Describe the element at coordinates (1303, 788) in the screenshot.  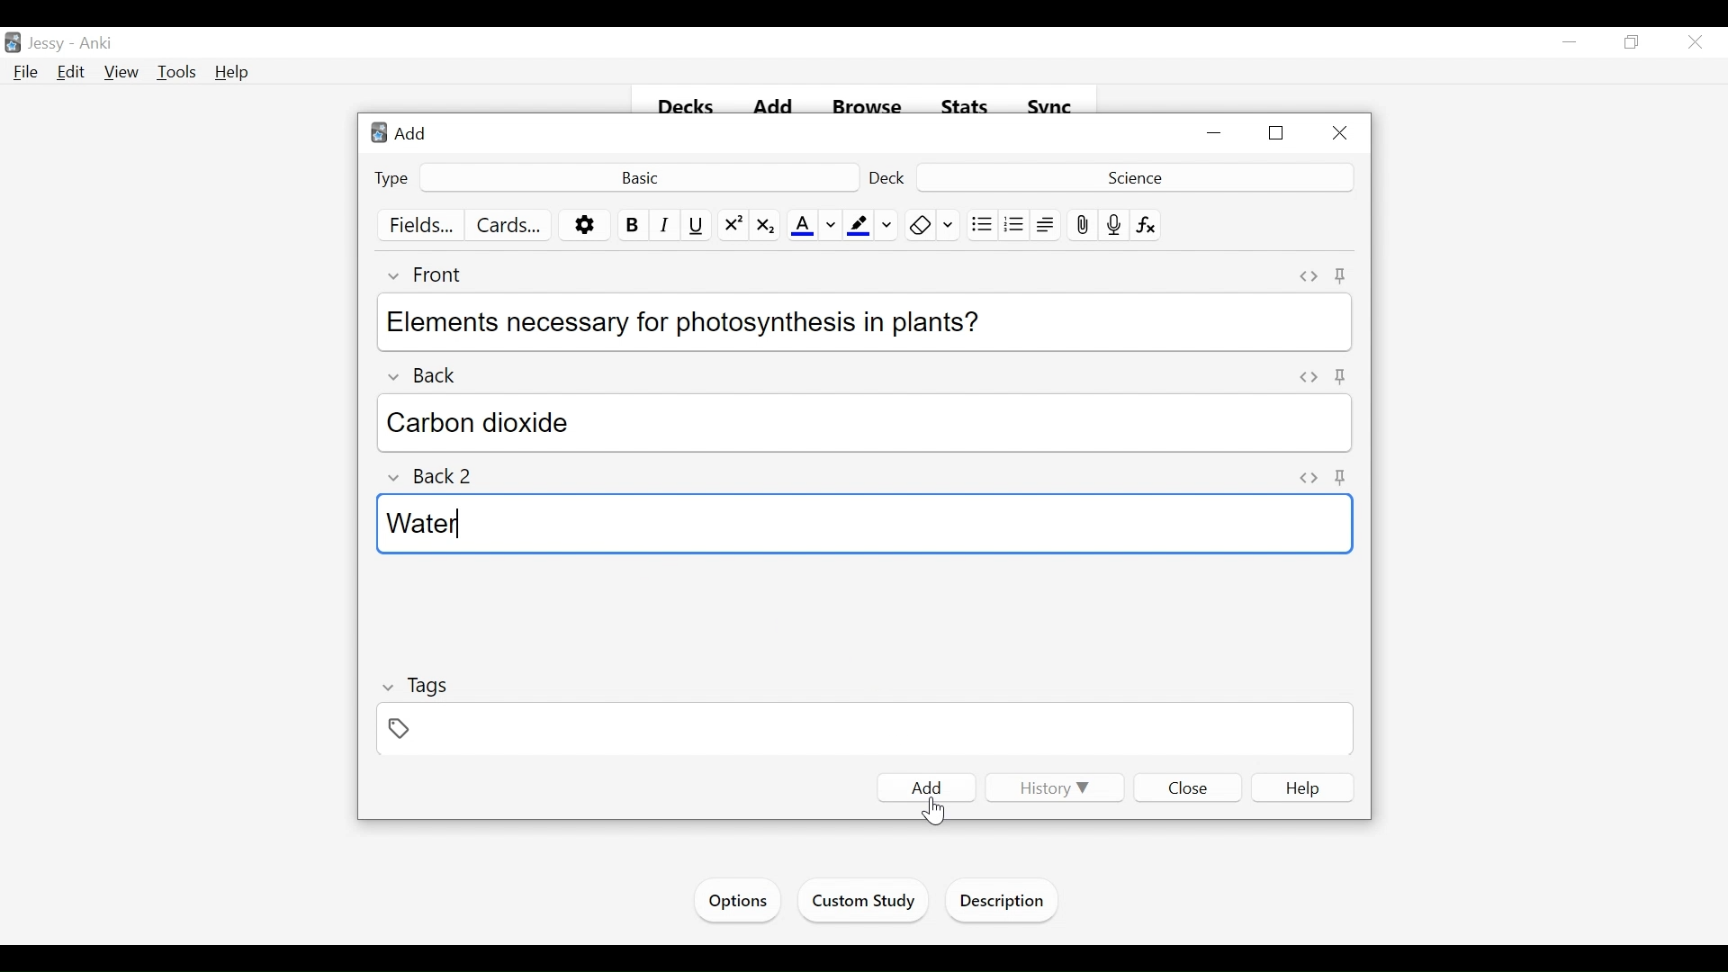
I see `Help` at that location.